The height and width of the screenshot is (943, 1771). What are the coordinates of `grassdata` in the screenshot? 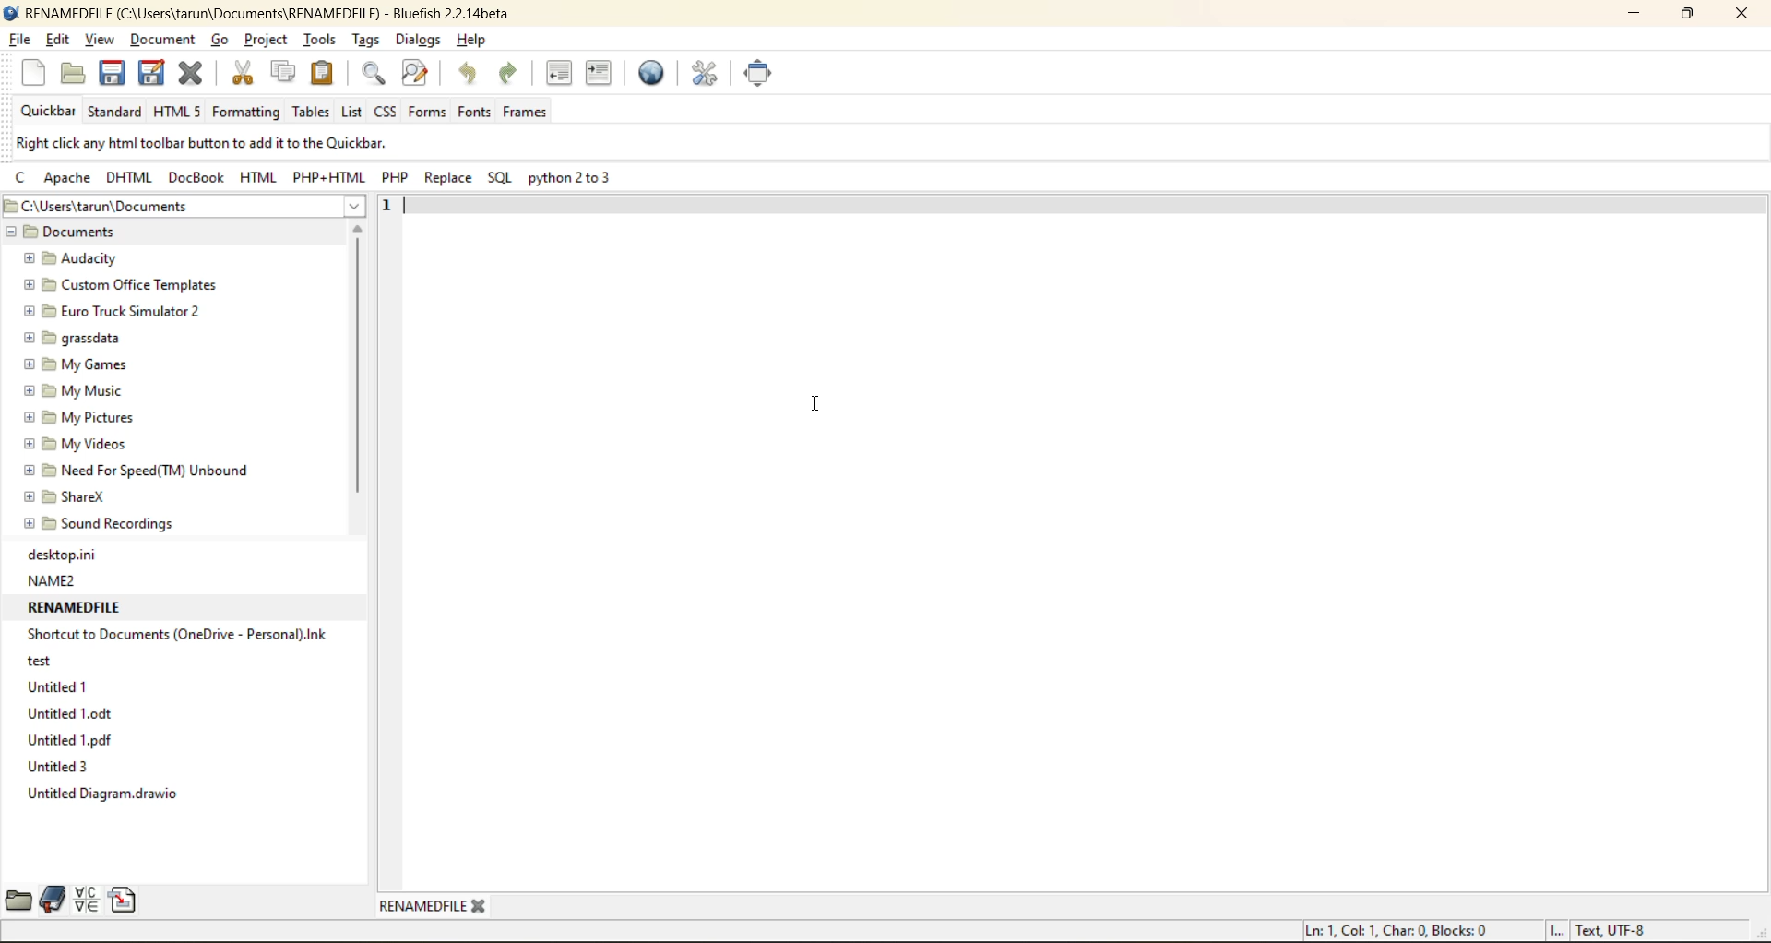 It's located at (79, 336).